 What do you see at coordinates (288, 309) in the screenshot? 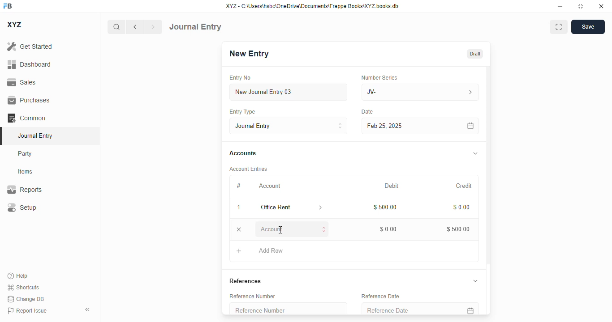
I see `reference number` at bounding box center [288, 309].